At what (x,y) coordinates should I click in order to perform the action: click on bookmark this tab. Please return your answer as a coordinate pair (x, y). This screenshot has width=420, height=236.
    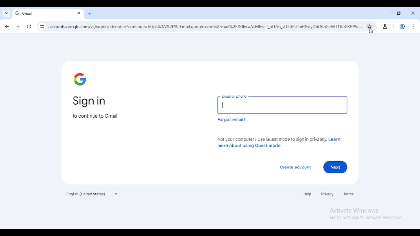
    Looking at the image, I should click on (370, 26).